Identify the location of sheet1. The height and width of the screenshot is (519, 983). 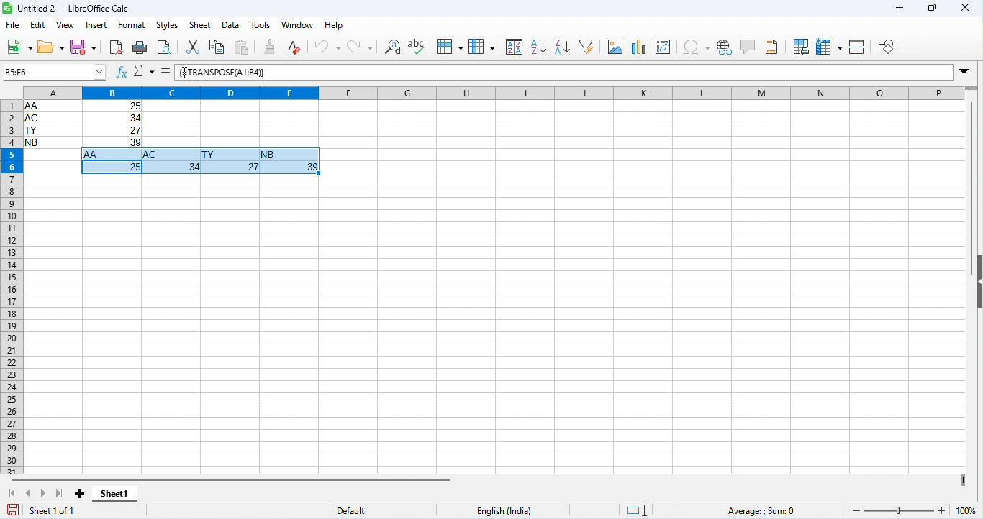
(124, 495).